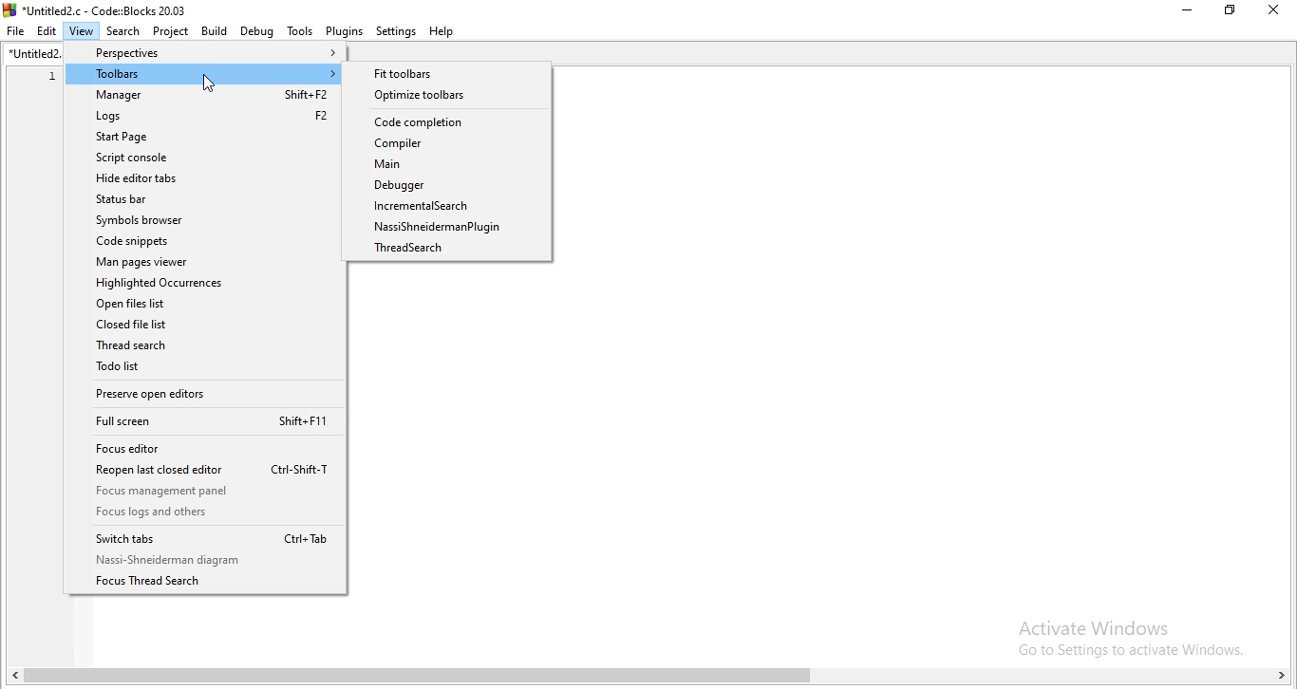 The image size is (1297, 689). What do you see at coordinates (450, 250) in the screenshot?
I see `Thread search` at bounding box center [450, 250].